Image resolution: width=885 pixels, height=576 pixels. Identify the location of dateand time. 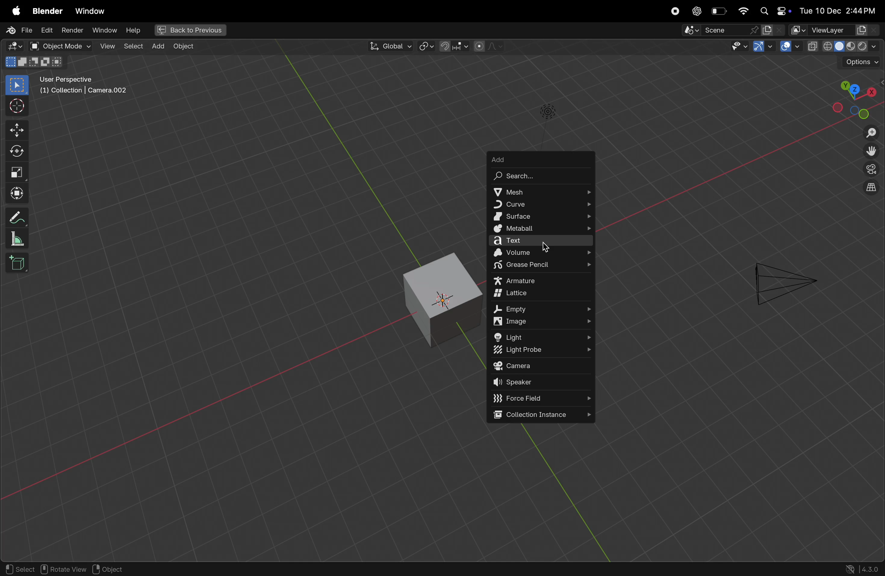
(839, 10).